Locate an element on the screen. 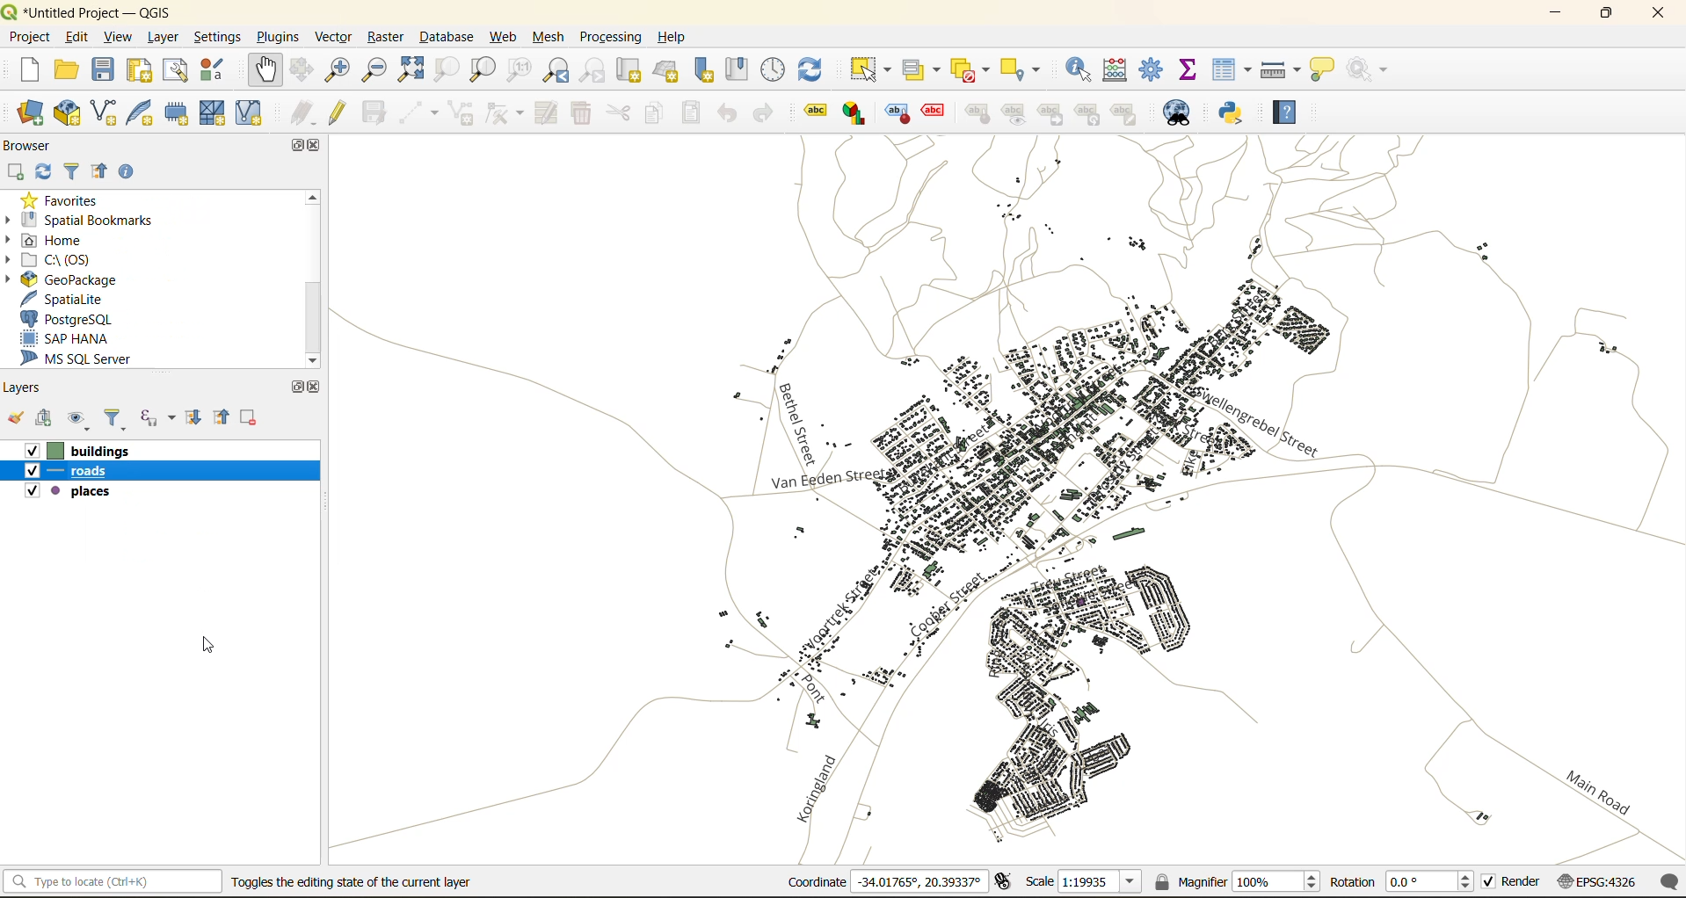 The image size is (1686, 898). cursor is located at coordinates (207, 648).